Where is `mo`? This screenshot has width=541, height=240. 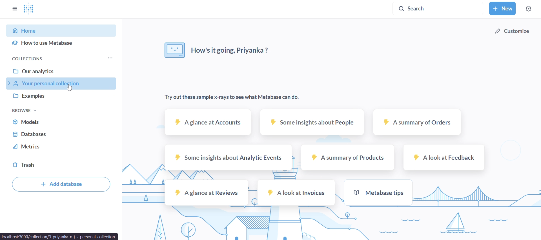
mo is located at coordinates (109, 58).